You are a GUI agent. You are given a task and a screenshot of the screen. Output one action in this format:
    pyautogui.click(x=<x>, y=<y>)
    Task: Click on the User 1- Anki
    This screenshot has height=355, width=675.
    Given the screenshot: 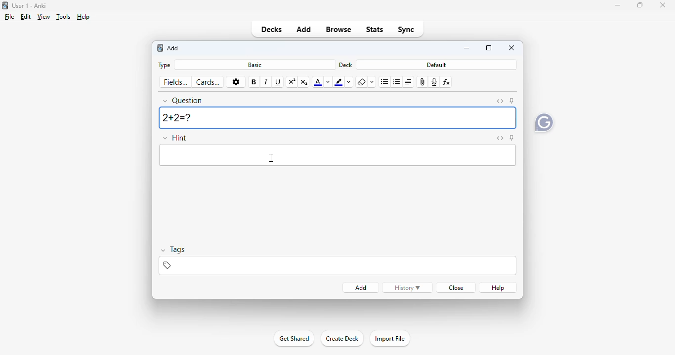 What is the action you would take?
    pyautogui.click(x=30, y=5)
    